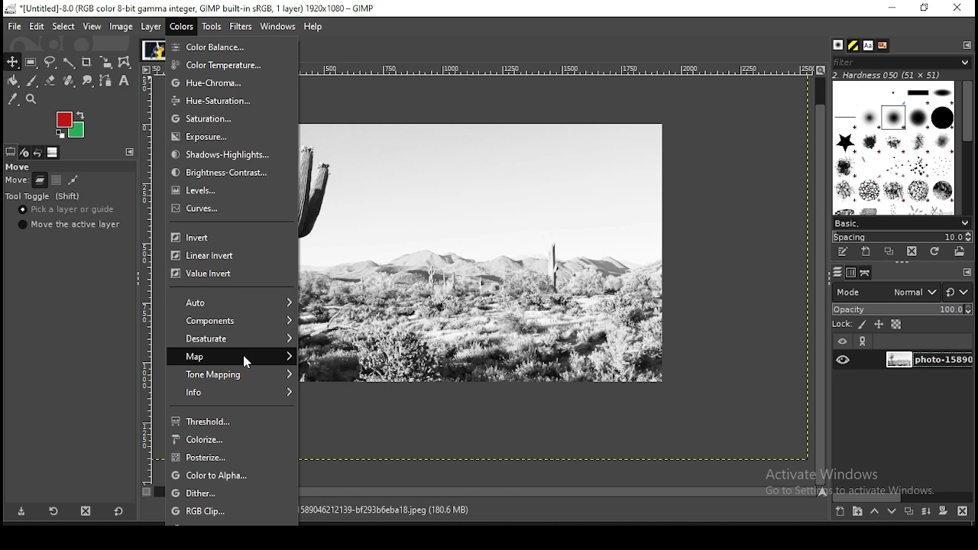  What do you see at coordinates (13, 81) in the screenshot?
I see `paint bucket tool` at bounding box center [13, 81].